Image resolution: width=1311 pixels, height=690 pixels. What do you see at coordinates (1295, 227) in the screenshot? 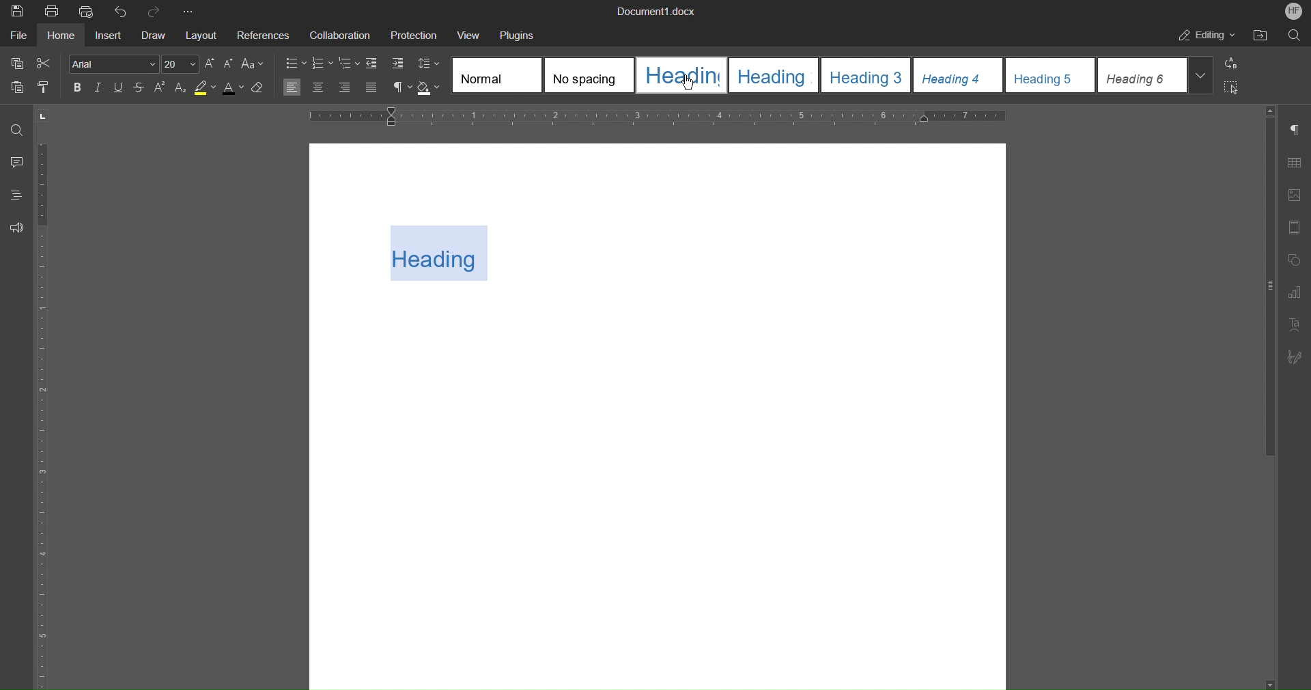
I see `Header/Footer` at bounding box center [1295, 227].